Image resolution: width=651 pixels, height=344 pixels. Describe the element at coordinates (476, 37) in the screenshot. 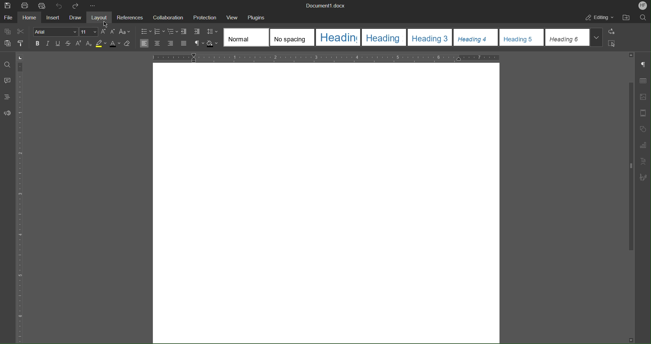

I see `Heading 4` at that location.